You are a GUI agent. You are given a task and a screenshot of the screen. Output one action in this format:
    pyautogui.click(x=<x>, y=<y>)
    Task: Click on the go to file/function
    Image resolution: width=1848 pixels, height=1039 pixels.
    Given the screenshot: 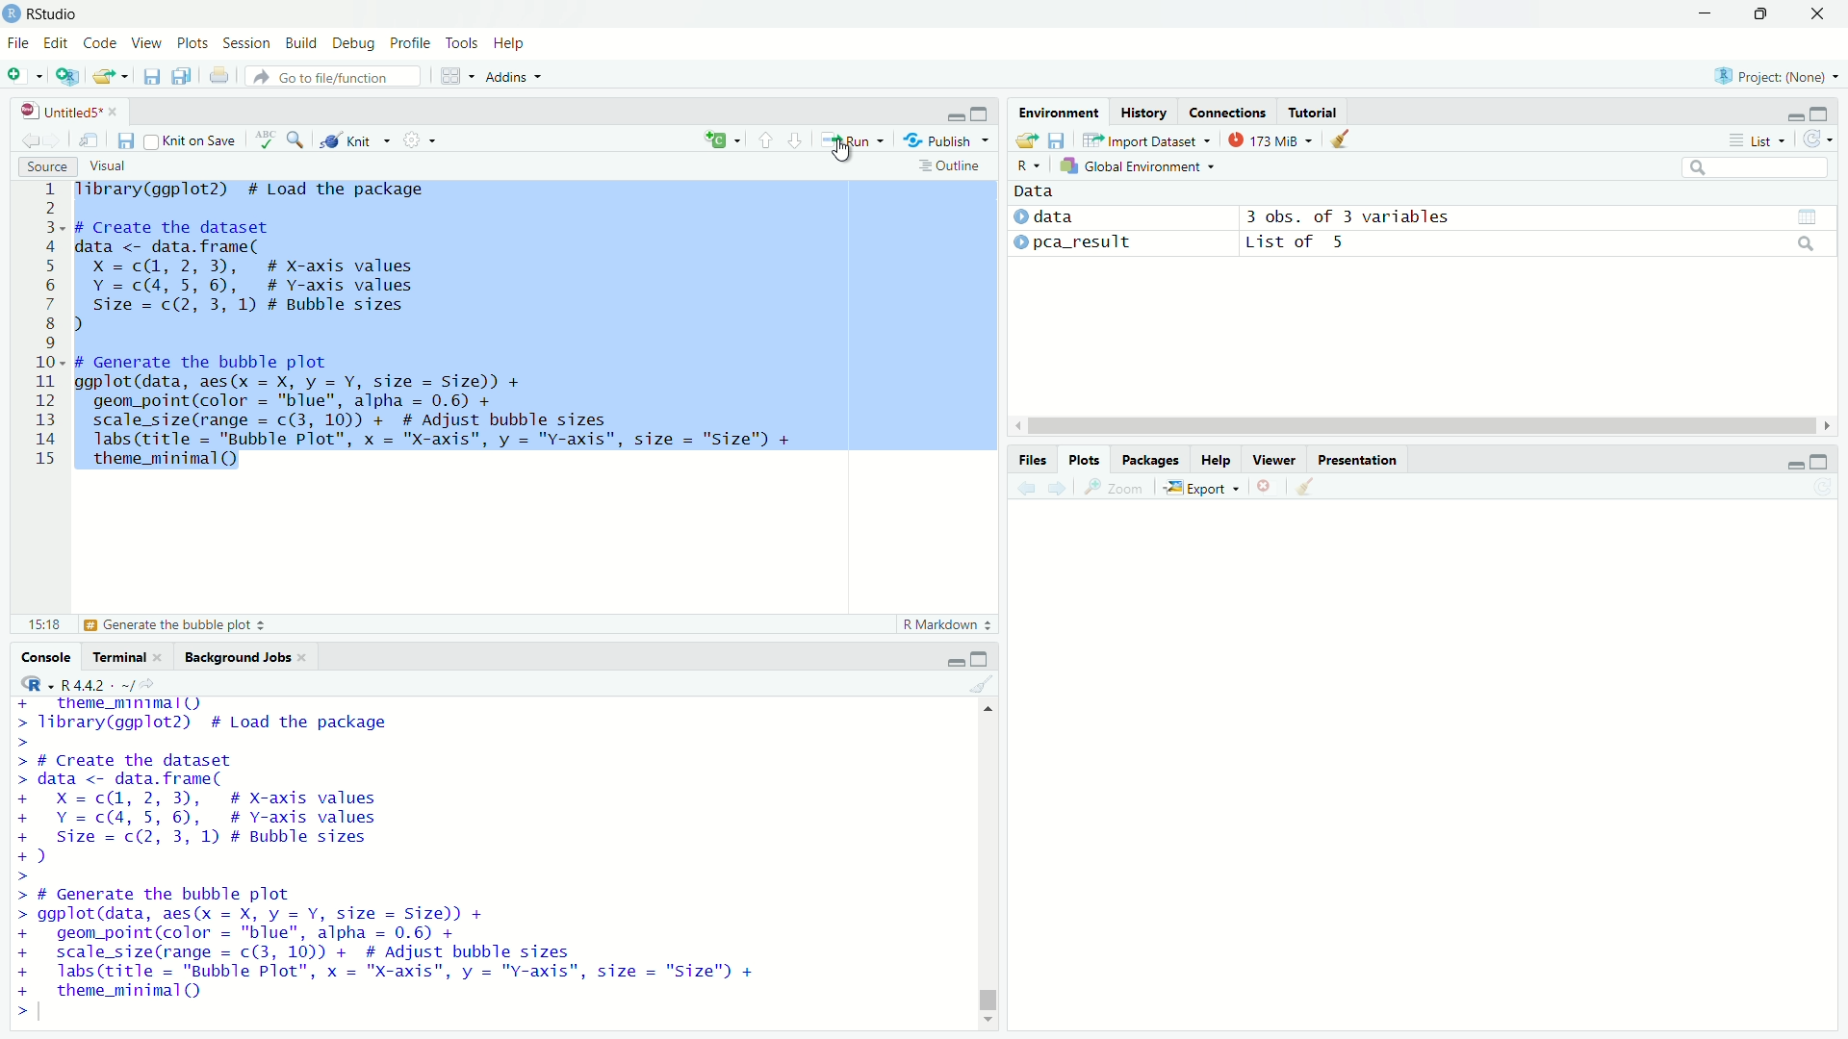 What is the action you would take?
    pyautogui.click(x=335, y=76)
    